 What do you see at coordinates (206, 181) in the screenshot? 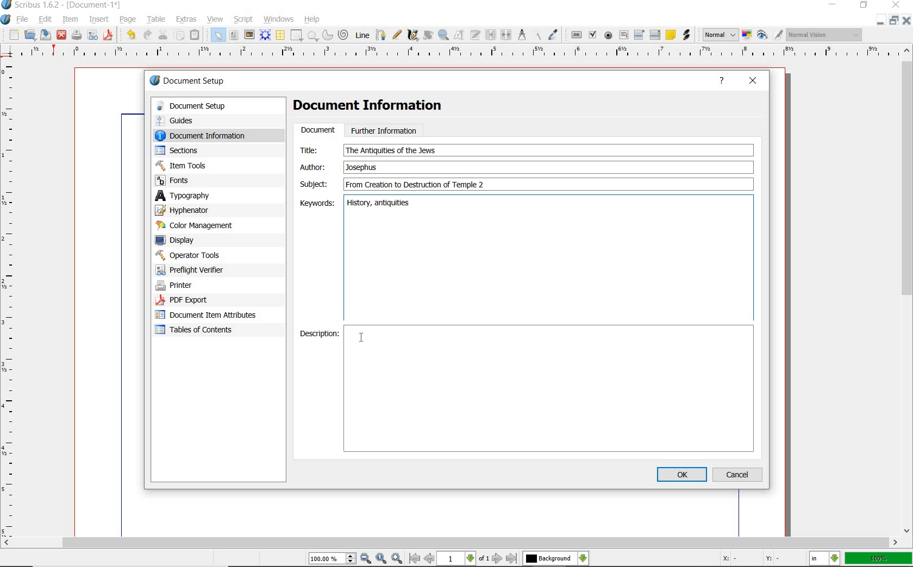
I see `fonts` at bounding box center [206, 181].